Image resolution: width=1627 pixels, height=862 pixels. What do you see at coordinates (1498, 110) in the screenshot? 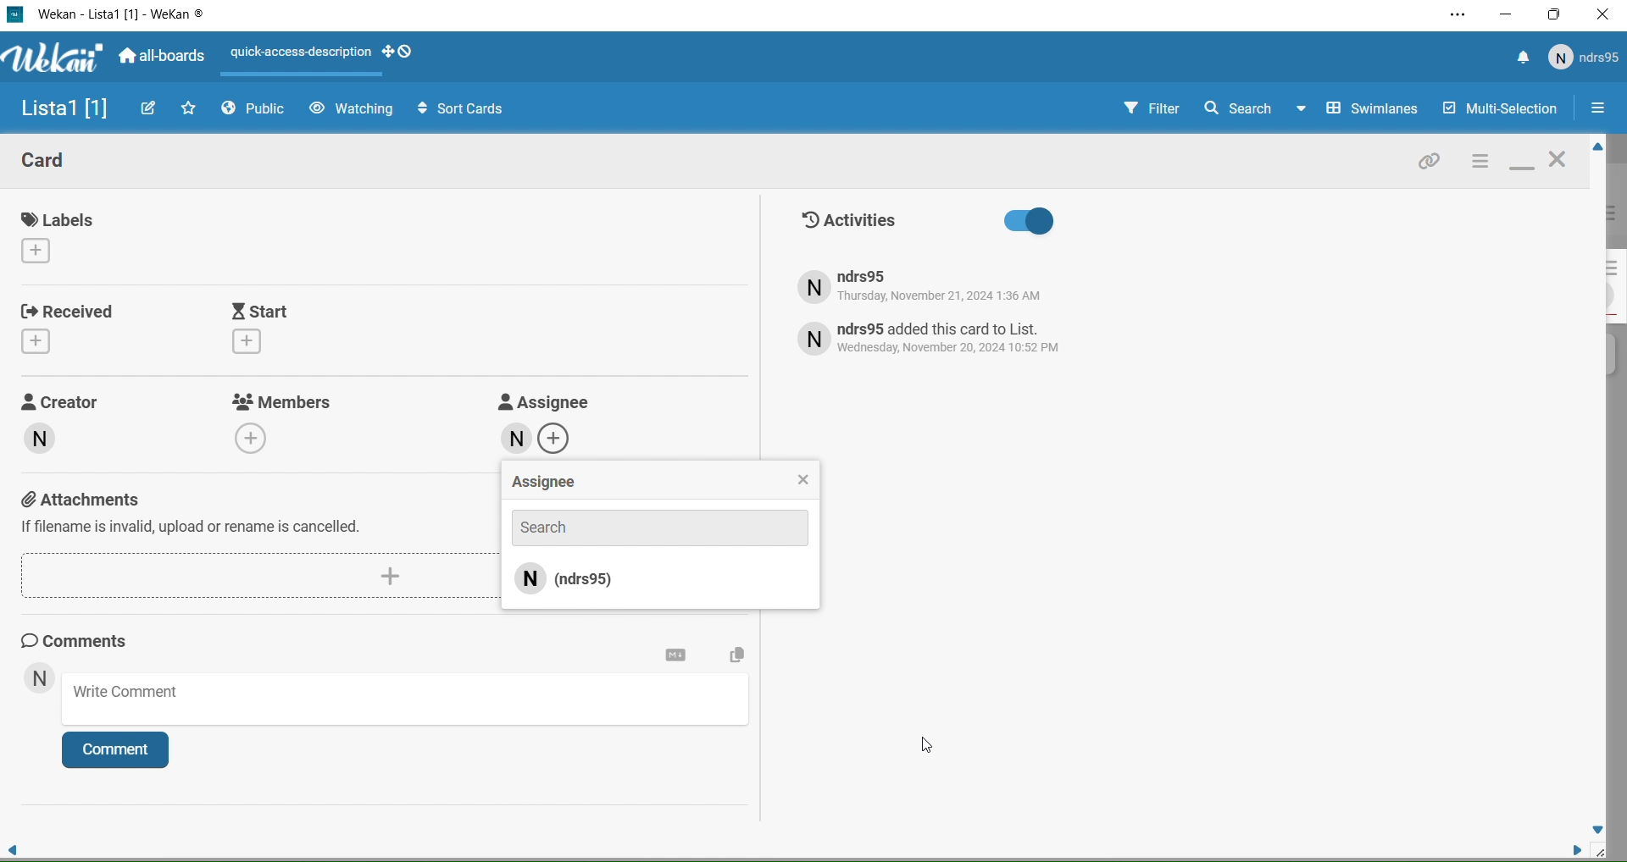
I see `Multi Selection` at bounding box center [1498, 110].